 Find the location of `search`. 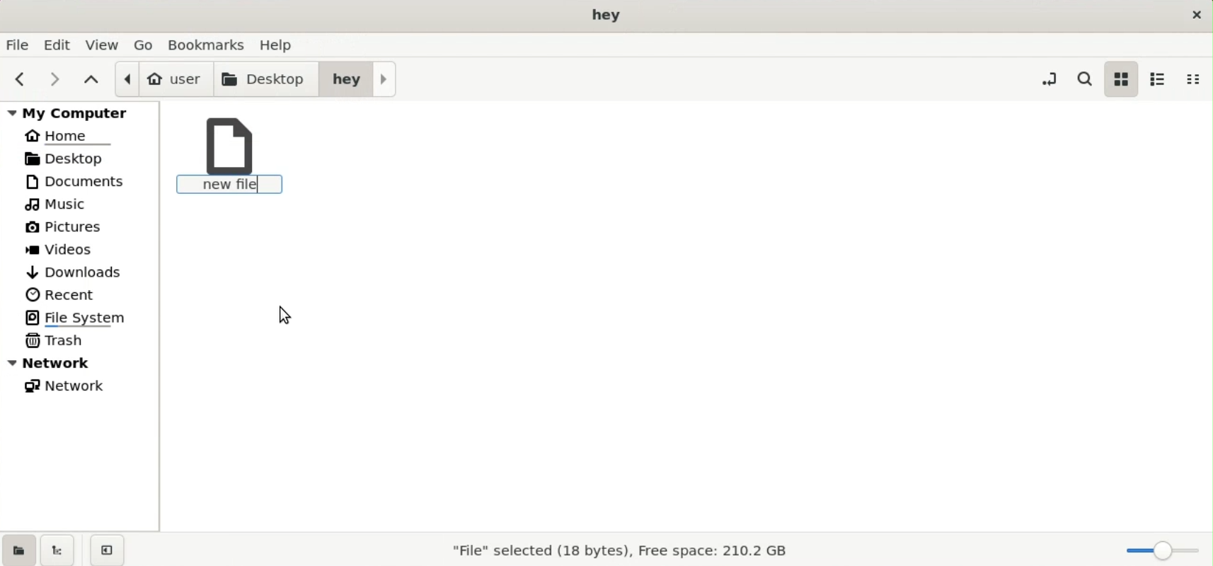

search is located at coordinates (1088, 79).